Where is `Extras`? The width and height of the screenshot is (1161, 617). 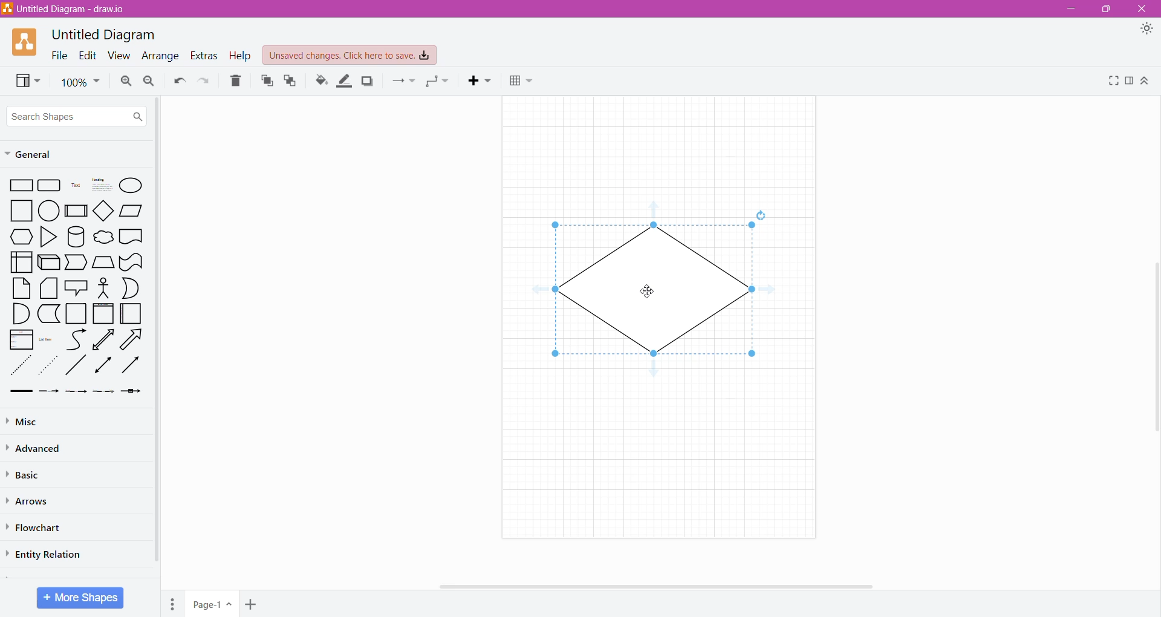 Extras is located at coordinates (204, 56).